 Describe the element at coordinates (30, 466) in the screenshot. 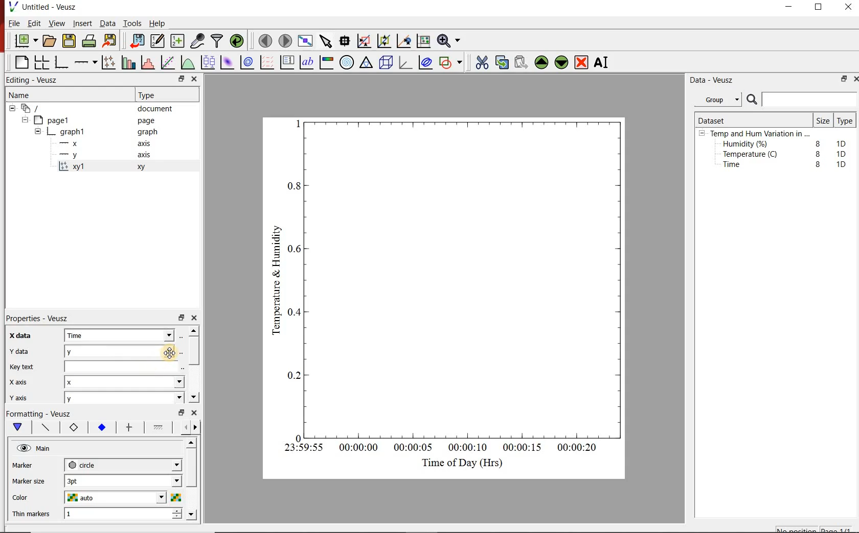

I see `Marker` at that location.